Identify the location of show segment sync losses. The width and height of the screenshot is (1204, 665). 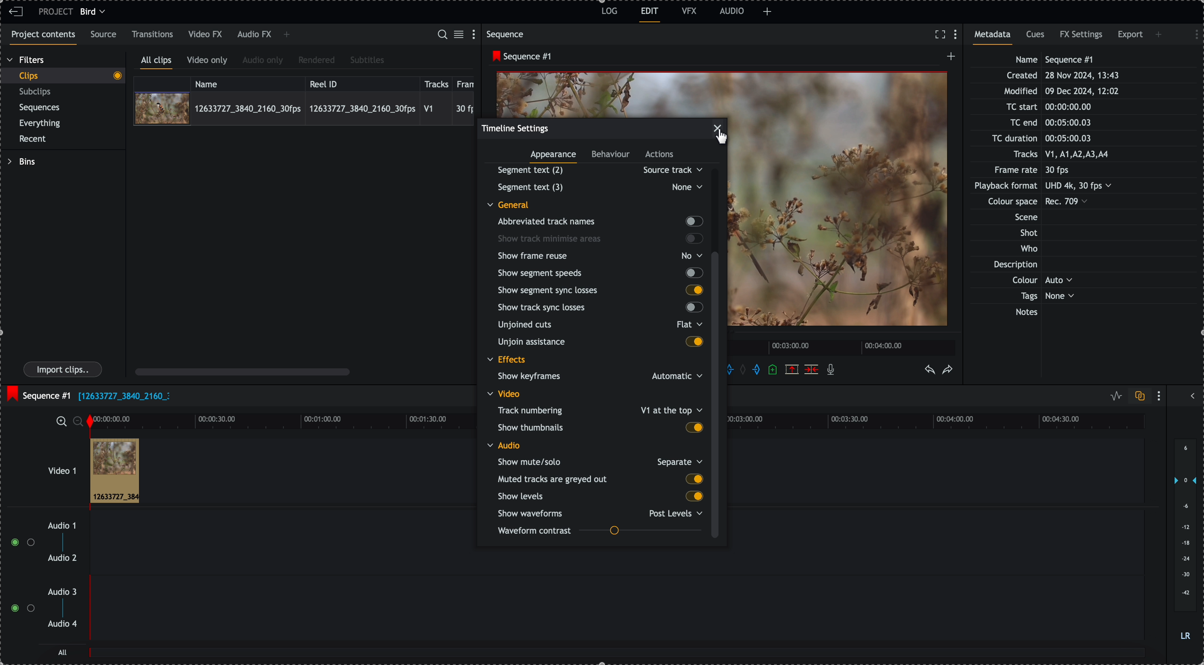
(600, 290).